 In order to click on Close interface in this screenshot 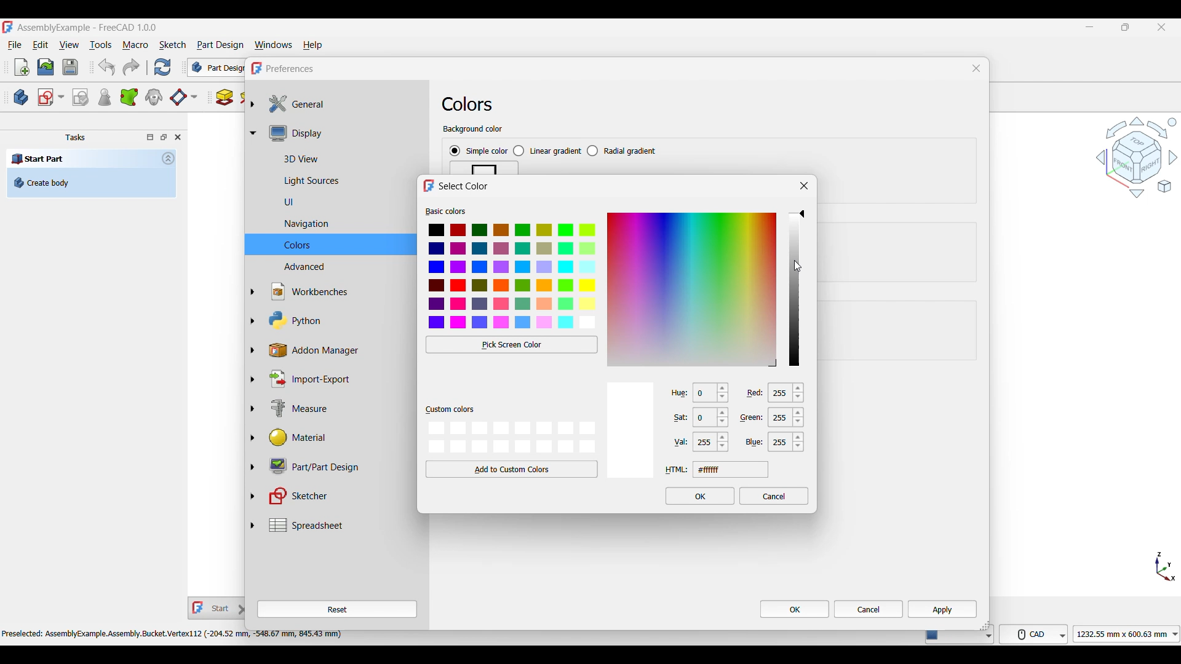, I will do `click(1162, 28)`.